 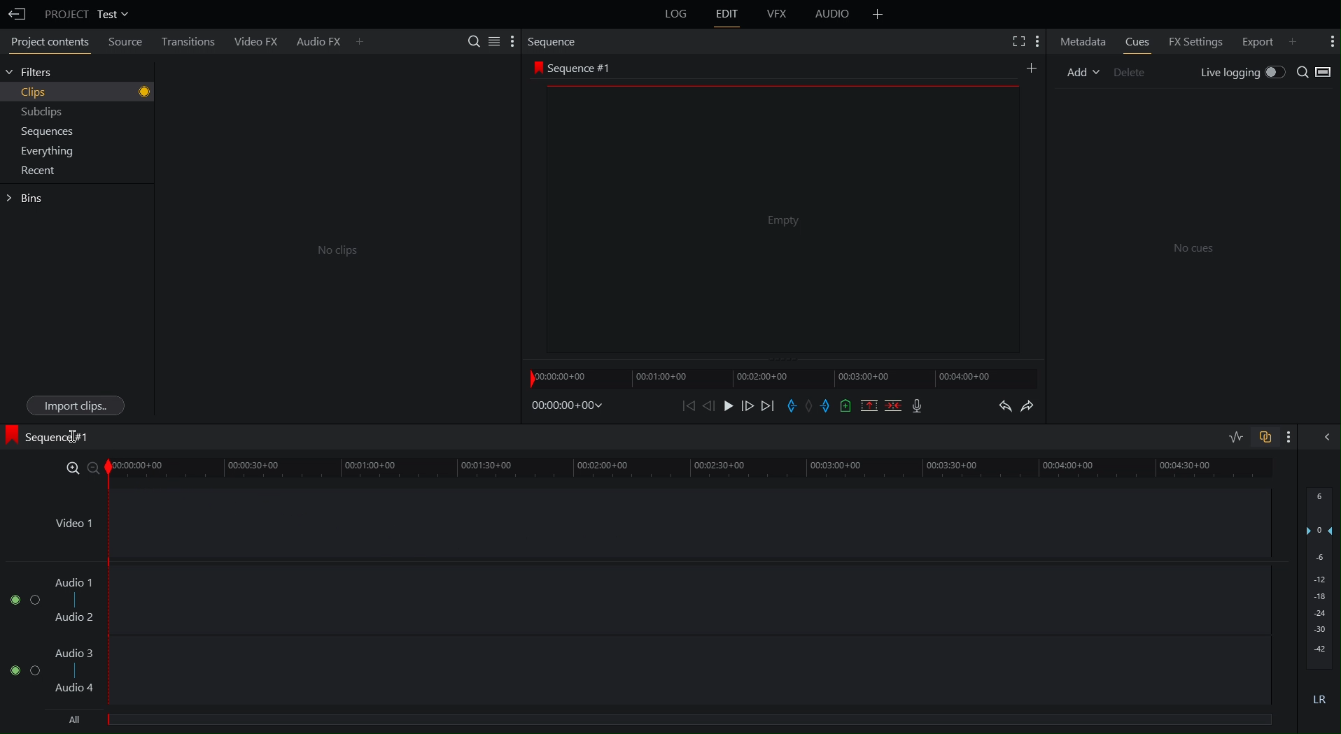 What do you see at coordinates (1004, 404) in the screenshot?
I see `Undo` at bounding box center [1004, 404].